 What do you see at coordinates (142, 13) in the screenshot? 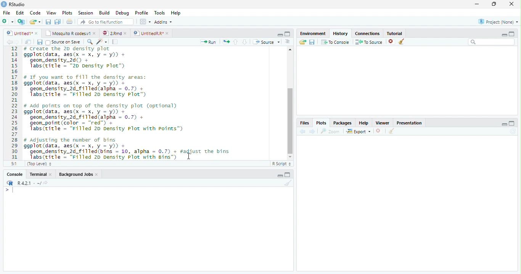
I see `Profile` at bounding box center [142, 13].